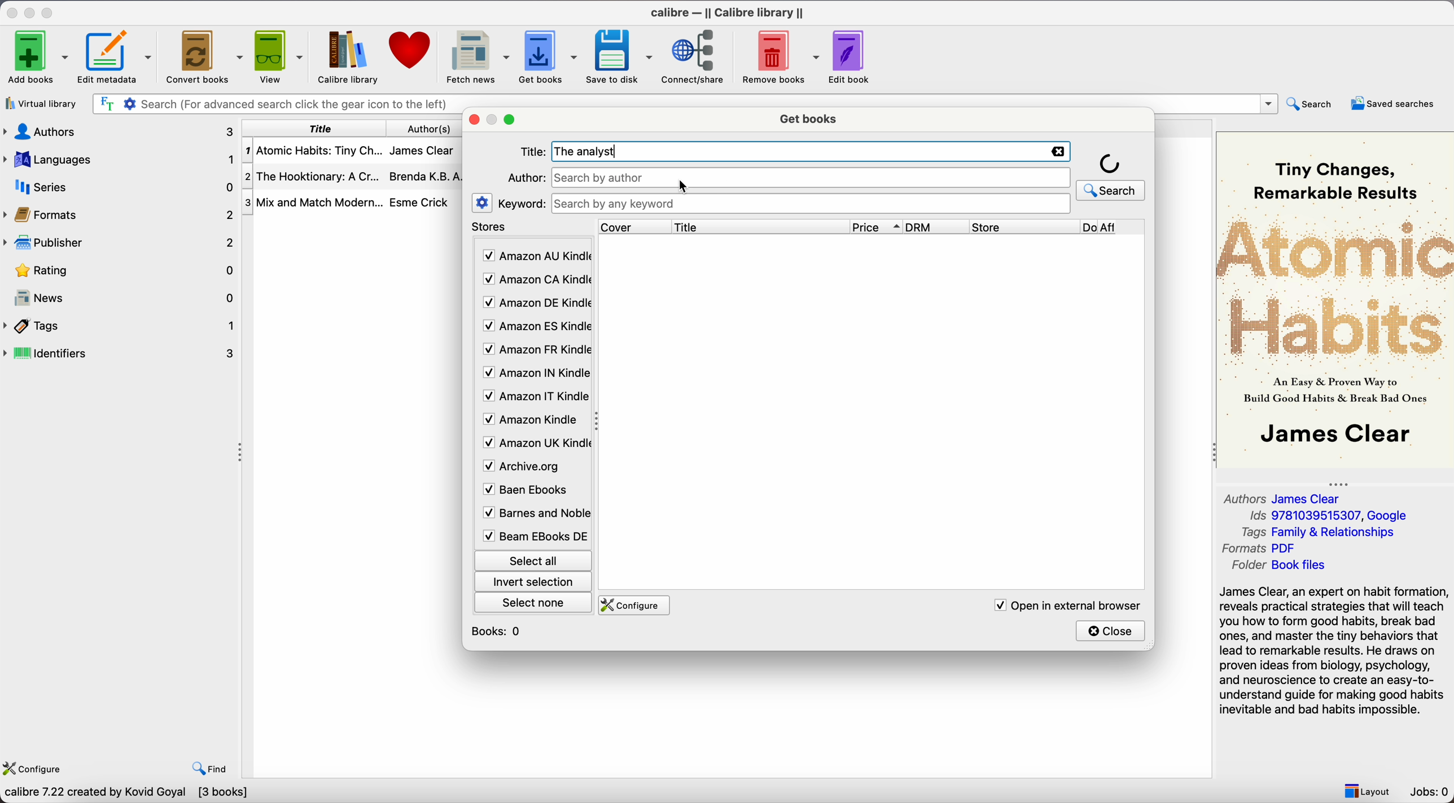 This screenshot has width=1454, height=803. I want to click on search, so click(1110, 190).